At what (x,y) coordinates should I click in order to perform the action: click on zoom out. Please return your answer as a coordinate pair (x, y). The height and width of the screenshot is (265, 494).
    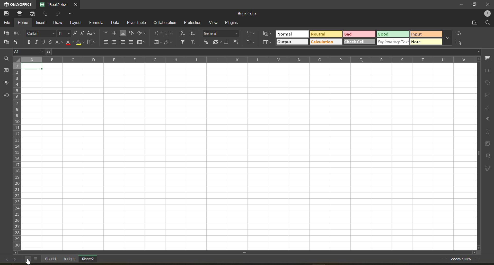
    Looking at the image, I should click on (478, 260).